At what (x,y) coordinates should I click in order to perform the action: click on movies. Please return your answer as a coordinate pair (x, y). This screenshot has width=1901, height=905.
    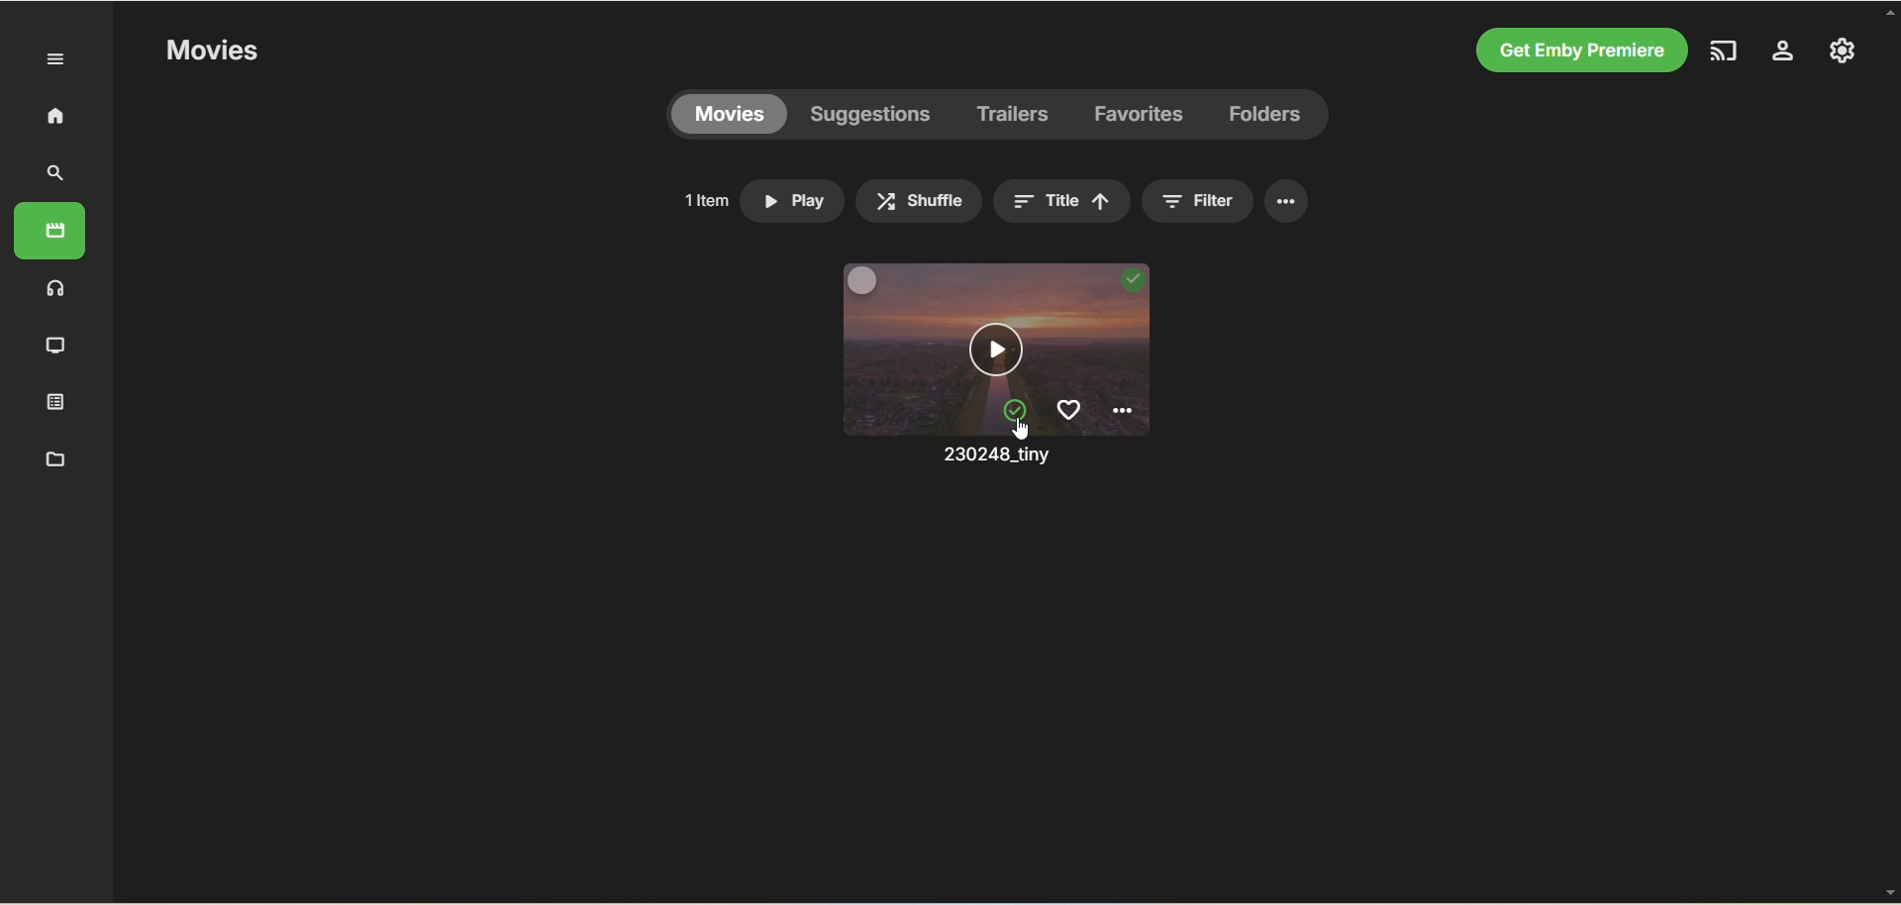
    Looking at the image, I should click on (209, 53).